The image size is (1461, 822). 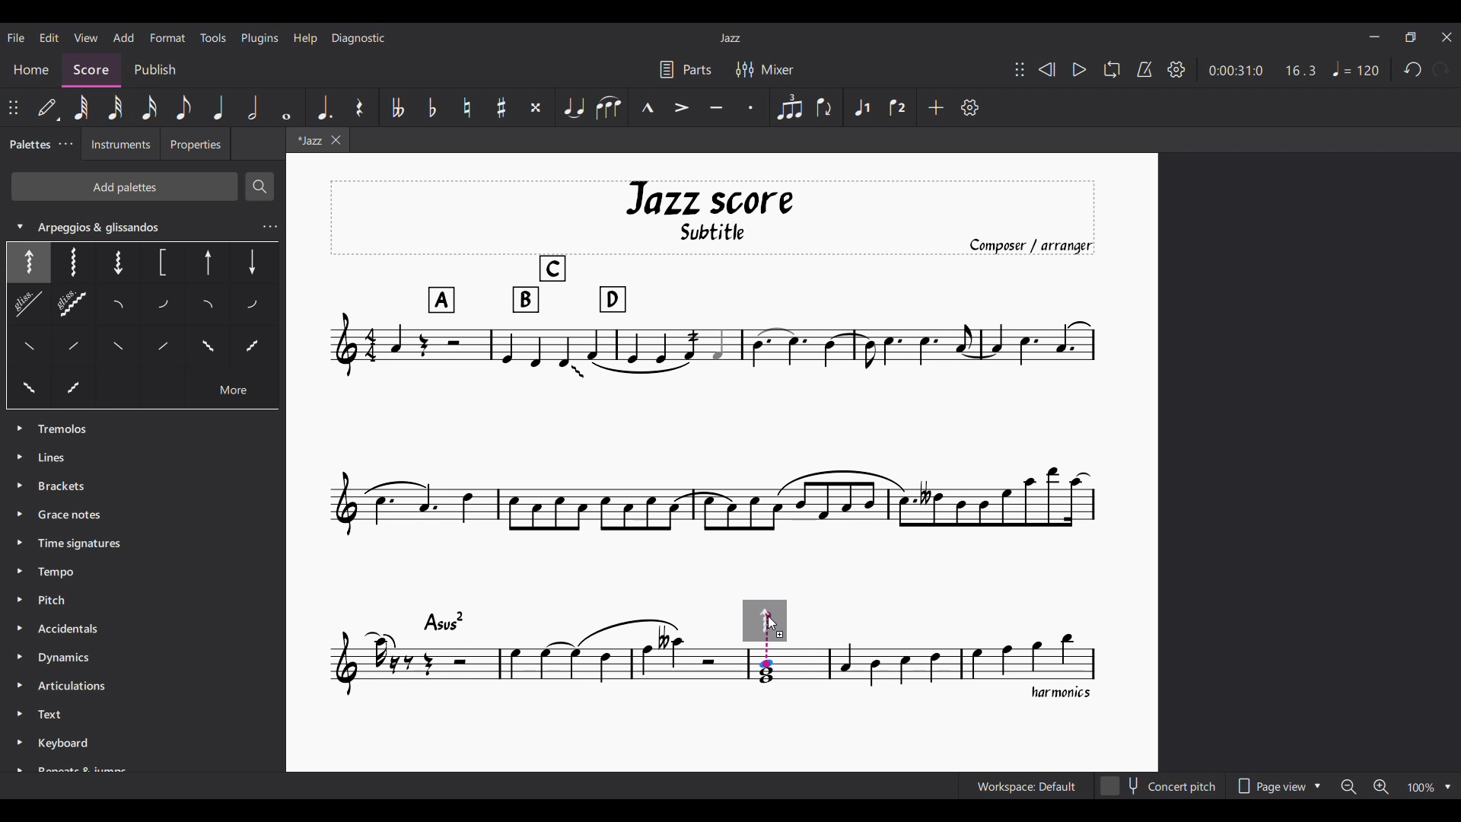 I want to click on , so click(x=205, y=307).